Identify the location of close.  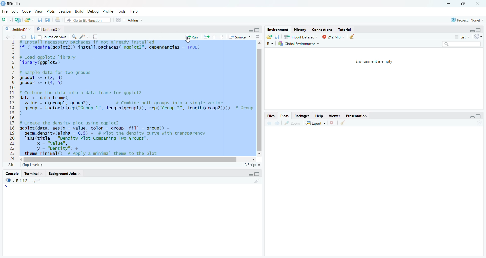
(479, 4).